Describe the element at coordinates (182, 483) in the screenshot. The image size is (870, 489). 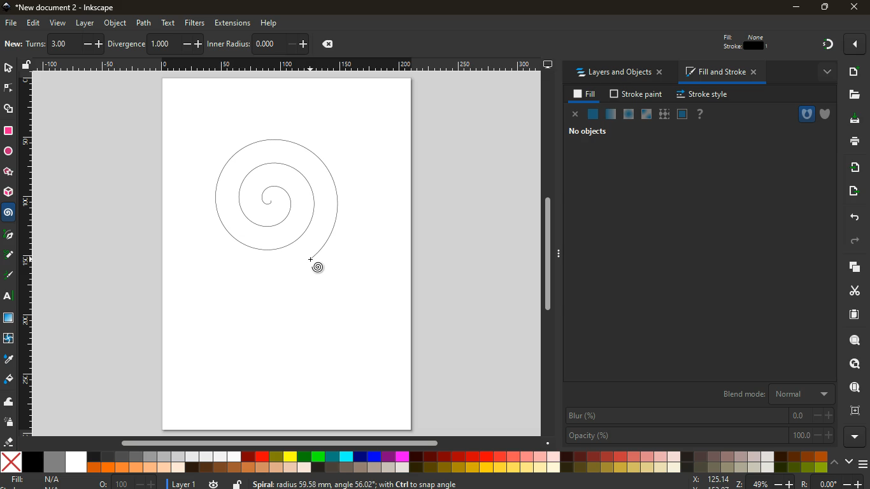
I see `layer` at that location.